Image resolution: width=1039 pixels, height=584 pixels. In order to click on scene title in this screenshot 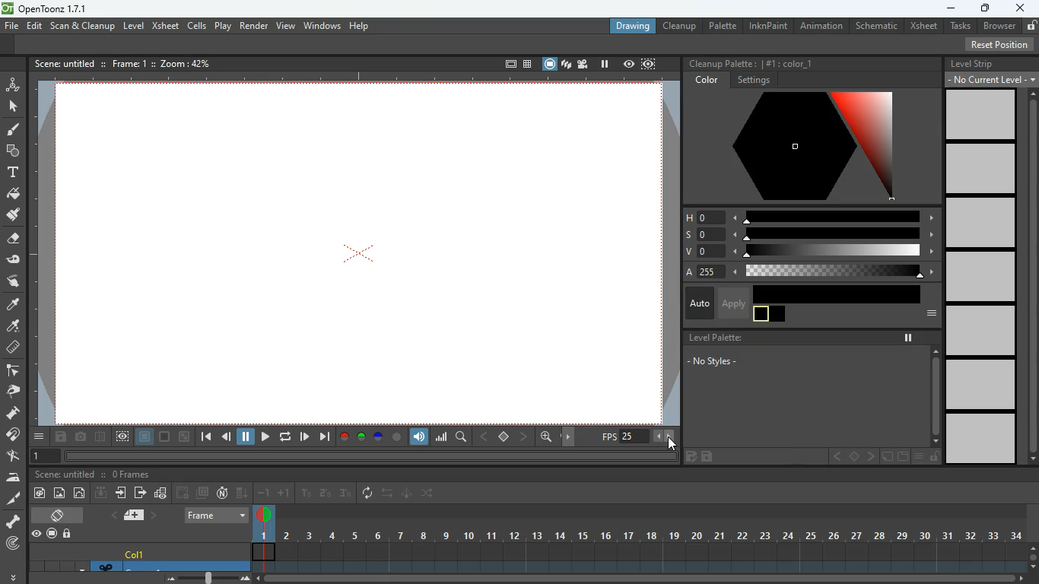, I will do `click(65, 473)`.